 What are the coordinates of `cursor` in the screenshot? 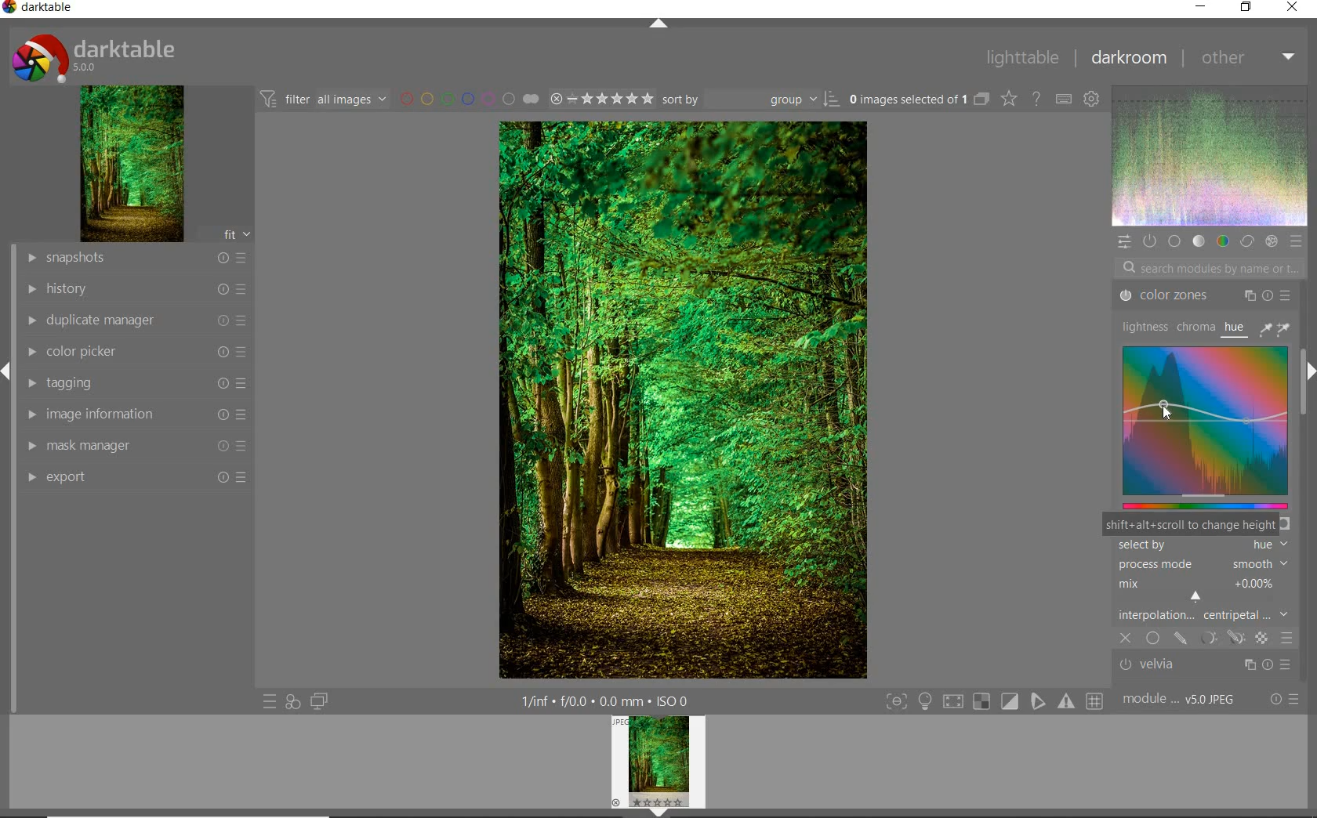 It's located at (1169, 415).